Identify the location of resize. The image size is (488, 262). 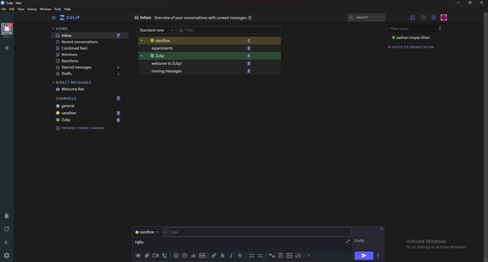
(470, 3).